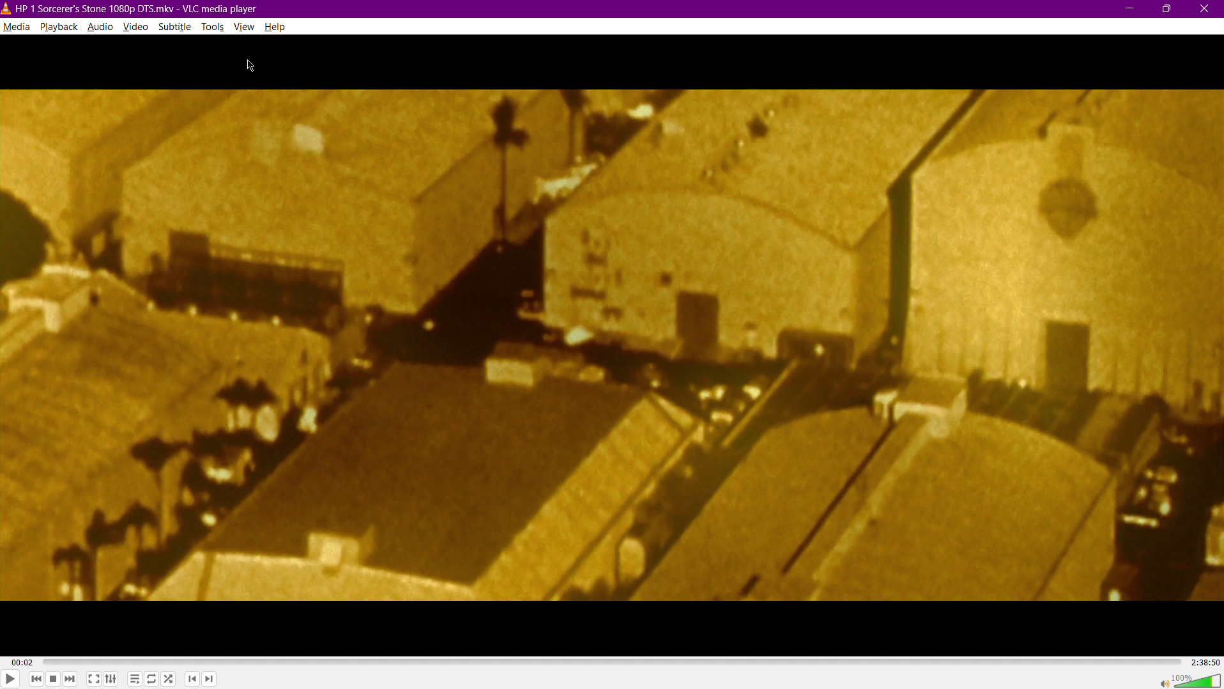 The width and height of the screenshot is (1224, 689). I want to click on Video, so click(137, 27).